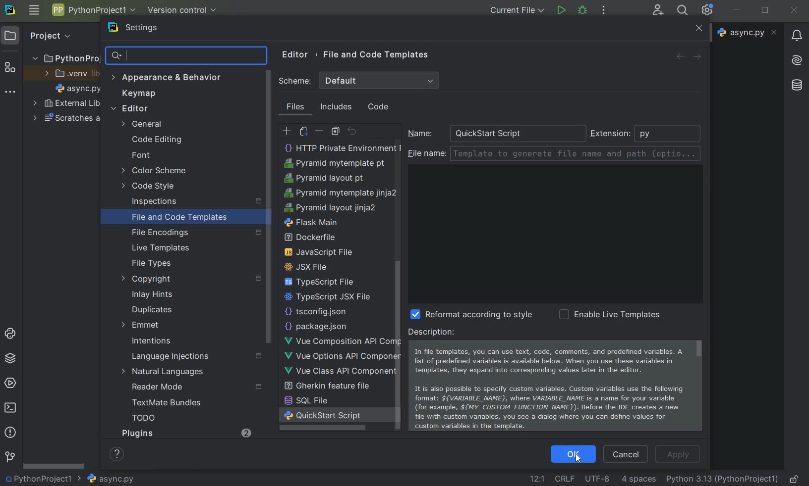 Image resolution: width=809 pixels, height=486 pixels. Describe the element at coordinates (314, 251) in the screenshot. I see `setup script` at that location.